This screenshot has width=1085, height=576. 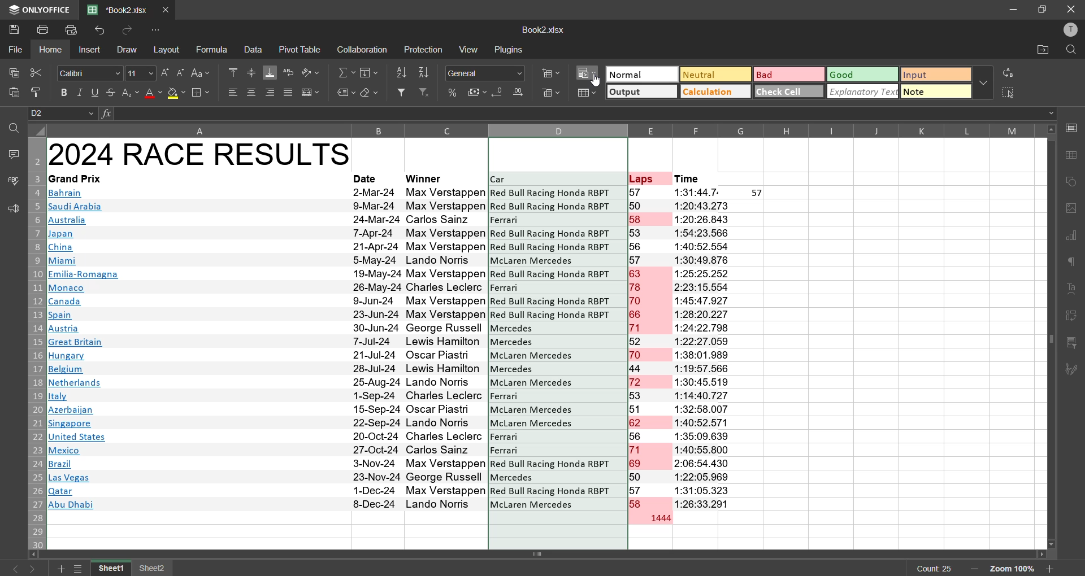 What do you see at coordinates (1073, 181) in the screenshot?
I see `shapes` at bounding box center [1073, 181].